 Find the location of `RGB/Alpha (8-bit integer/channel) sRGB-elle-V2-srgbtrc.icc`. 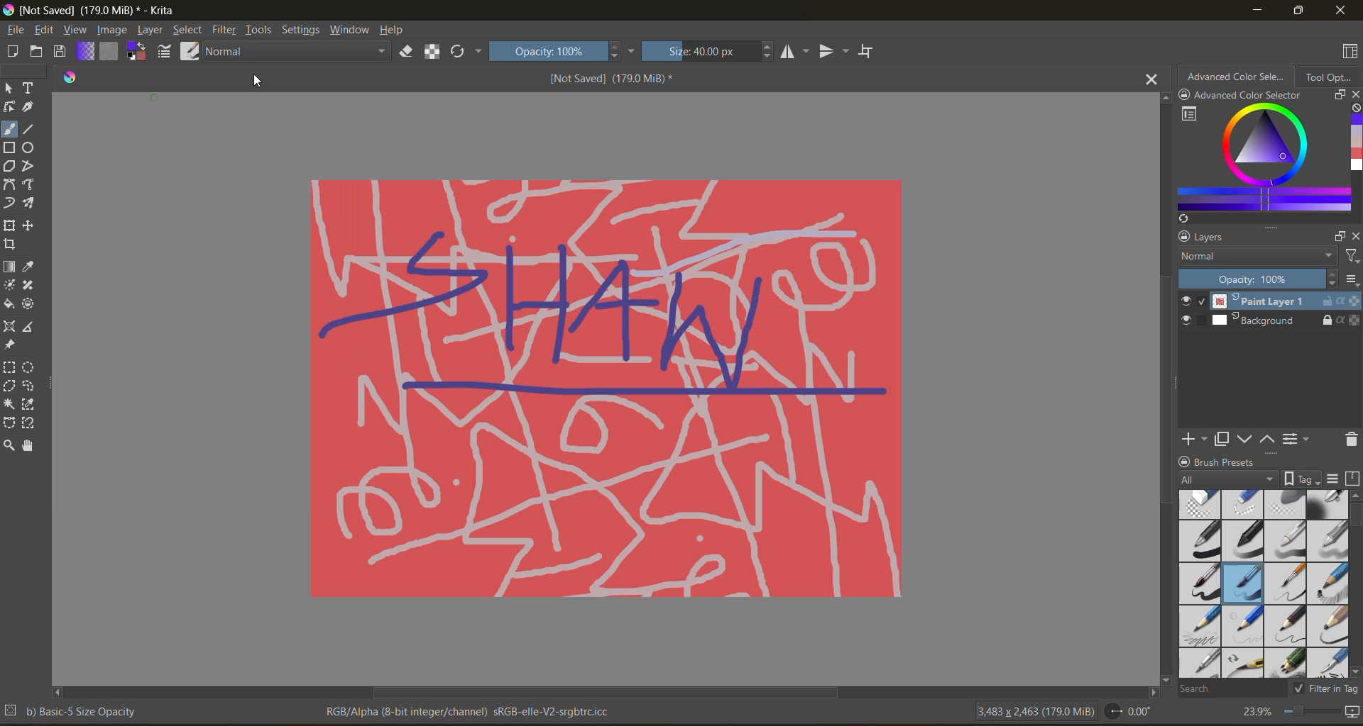

RGB/Alpha (8-bit integer/channel) sRGB-elle-V2-srgbtrc.icc is located at coordinates (469, 713).